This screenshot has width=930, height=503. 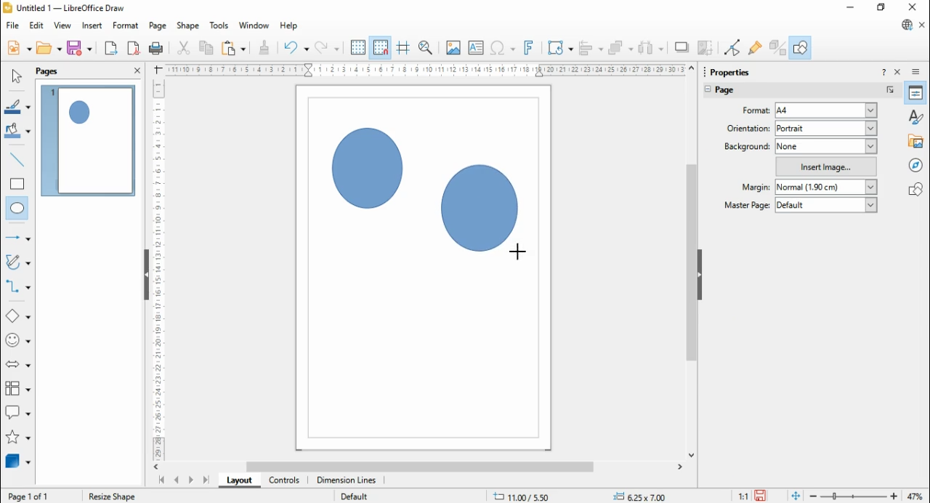 I want to click on stars and banners , so click(x=17, y=438).